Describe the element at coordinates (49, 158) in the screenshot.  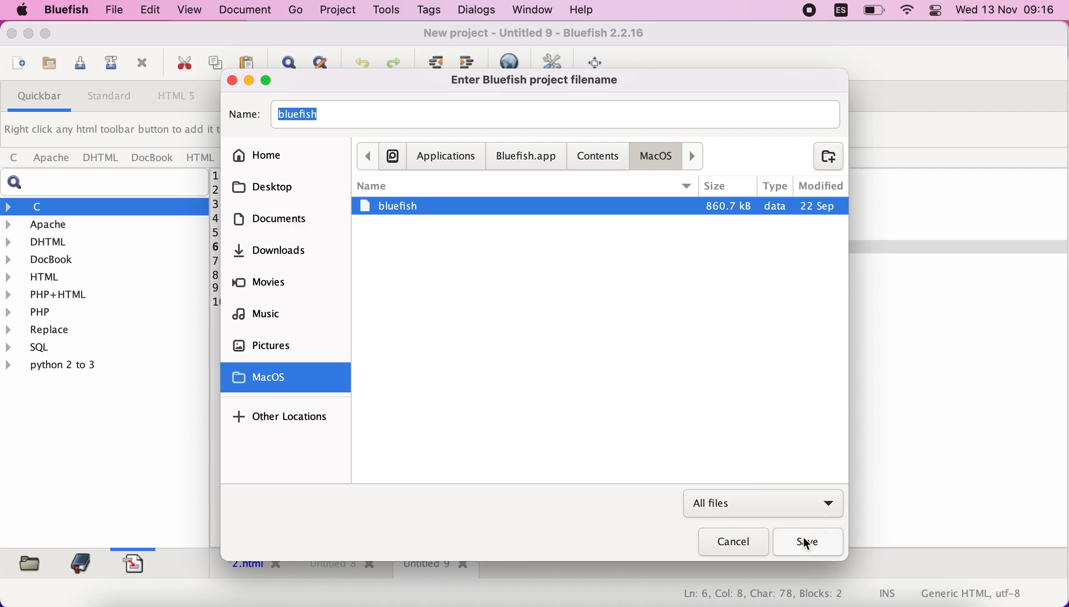
I see `apache` at that location.